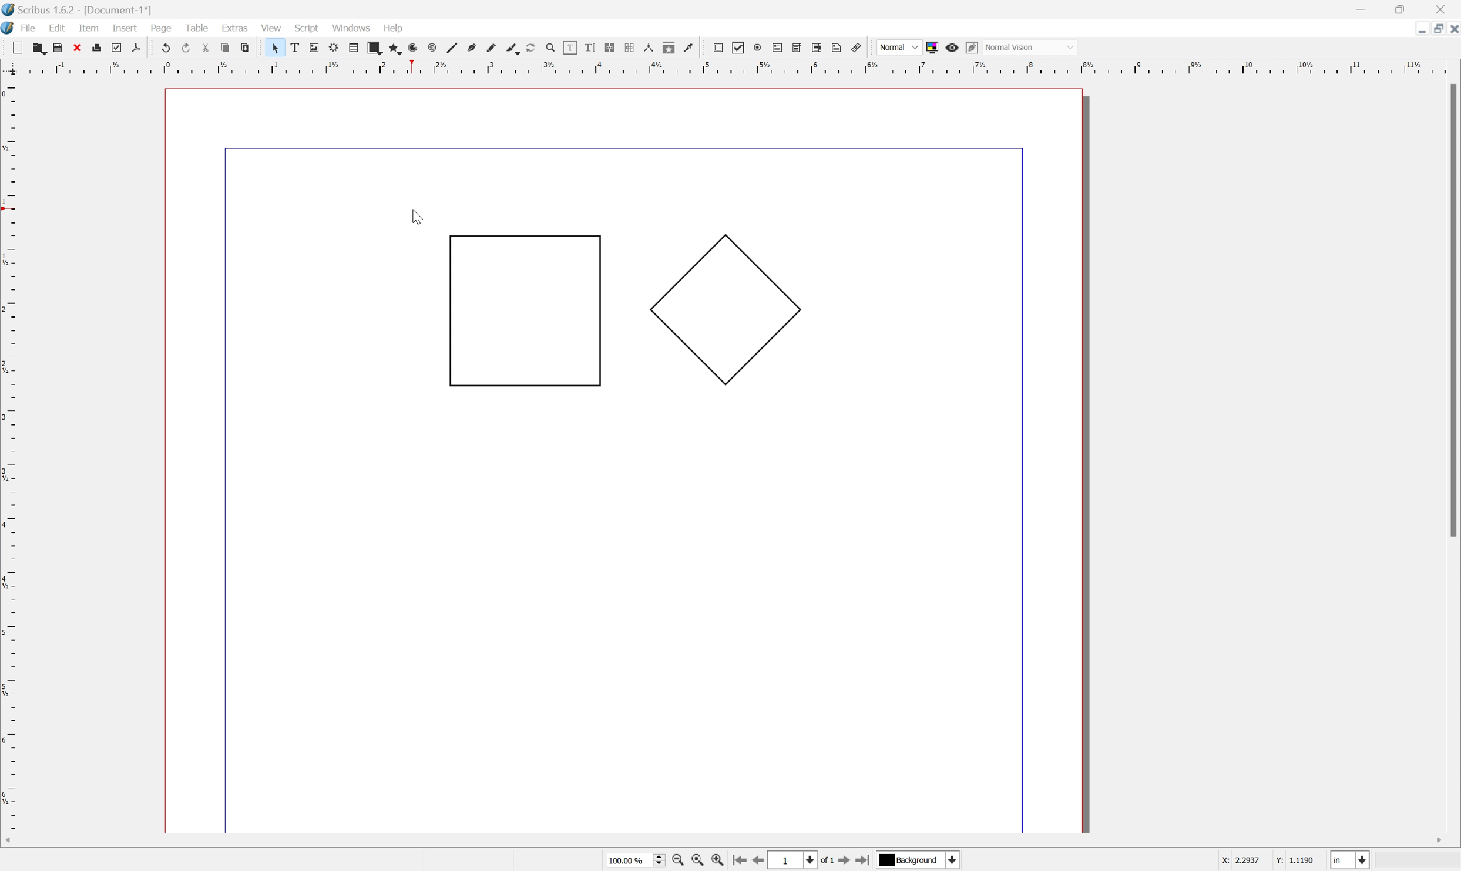  Describe the element at coordinates (291, 48) in the screenshot. I see `text frame` at that location.